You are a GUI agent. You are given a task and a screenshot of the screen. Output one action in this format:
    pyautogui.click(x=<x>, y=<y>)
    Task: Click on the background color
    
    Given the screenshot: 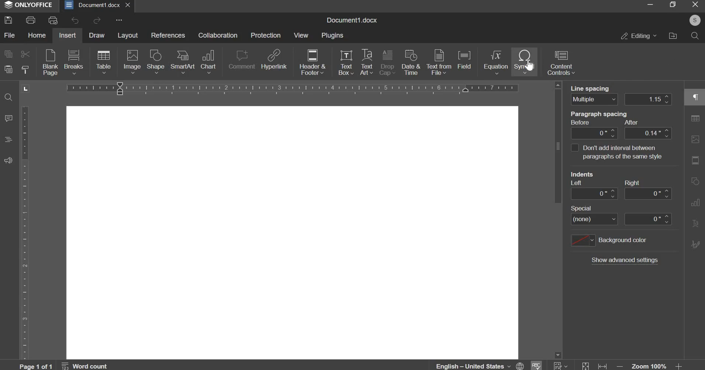 What is the action you would take?
    pyautogui.click(x=608, y=240)
    